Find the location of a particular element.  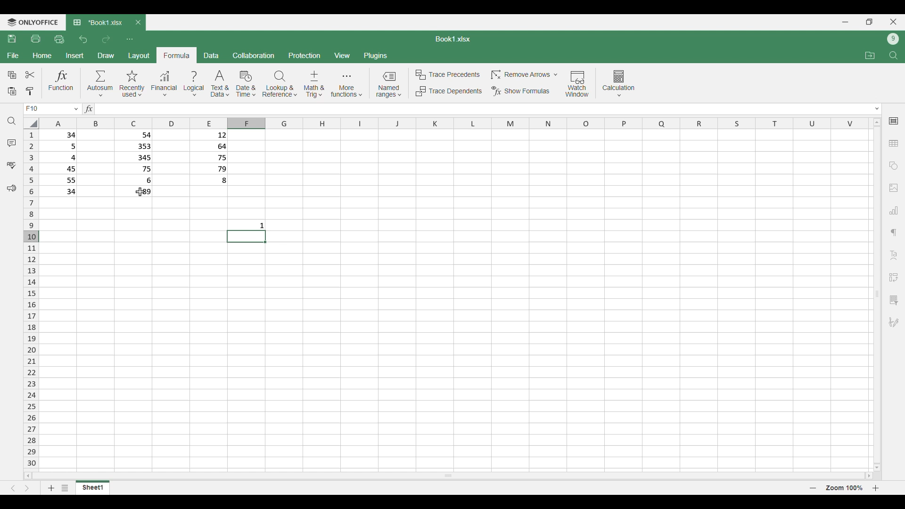

Formula menu, current selection is located at coordinates (177, 55).